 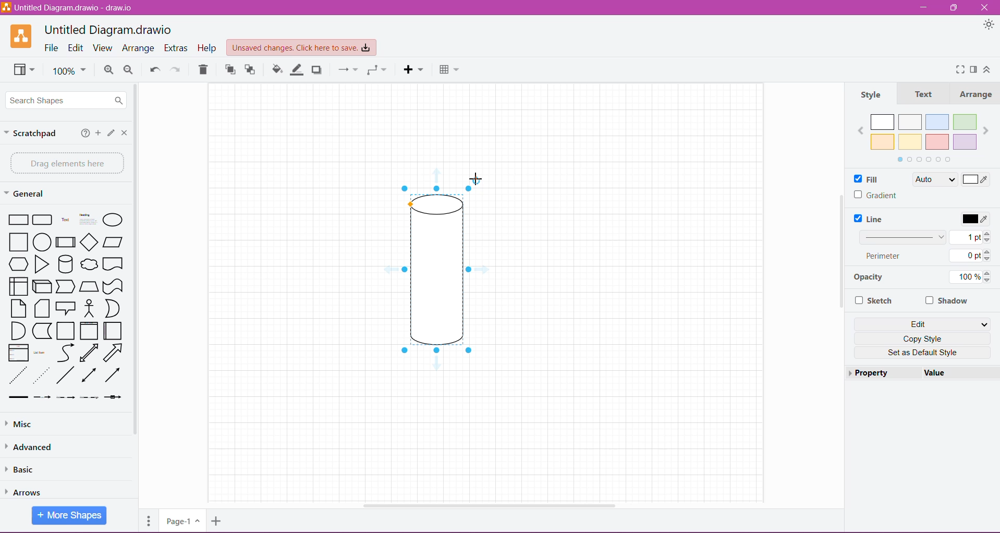 I want to click on Value, so click(x=936, y=373).